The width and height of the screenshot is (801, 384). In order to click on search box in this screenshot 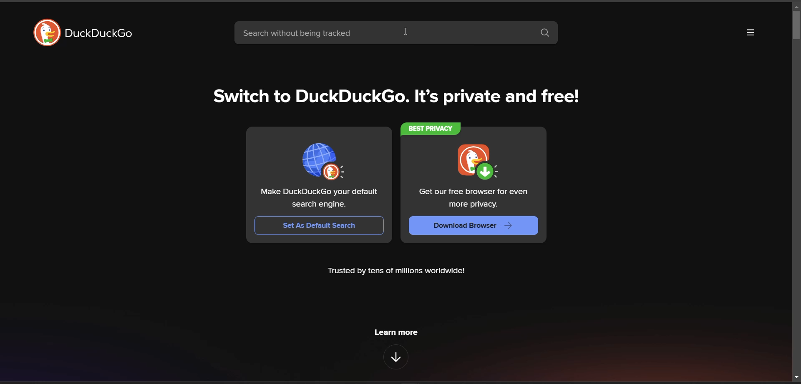, I will do `click(545, 35)`.